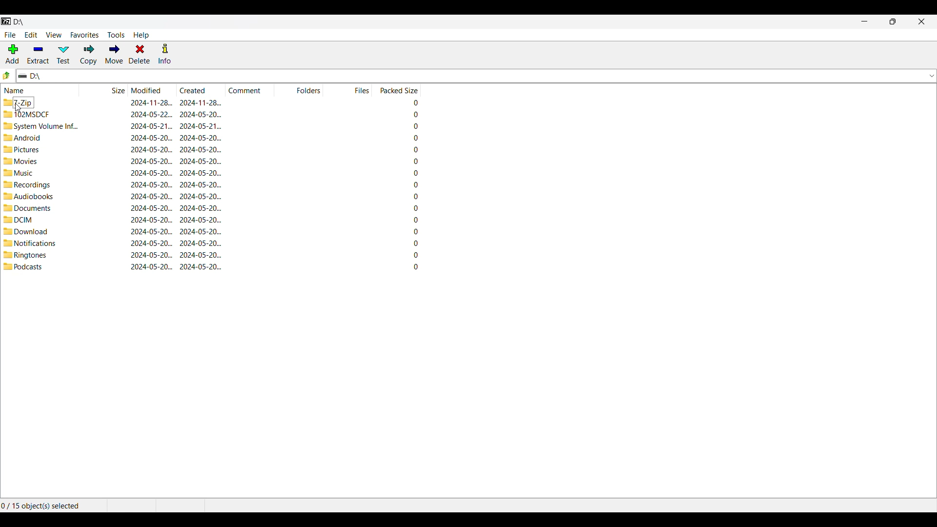 This screenshot has width=937, height=527. Describe the element at coordinates (140, 54) in the screenshot. I see `Delete` at that location.